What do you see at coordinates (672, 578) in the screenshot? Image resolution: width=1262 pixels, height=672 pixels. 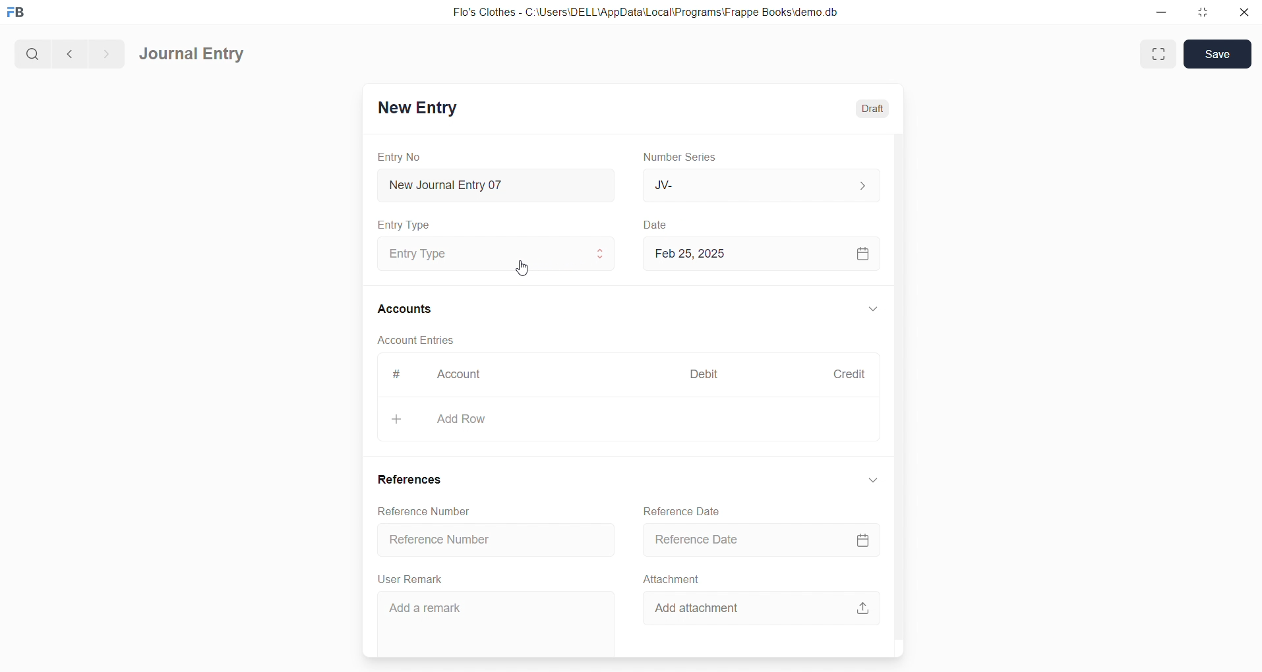 I see `Attachment` at bounding box center [672, 578].